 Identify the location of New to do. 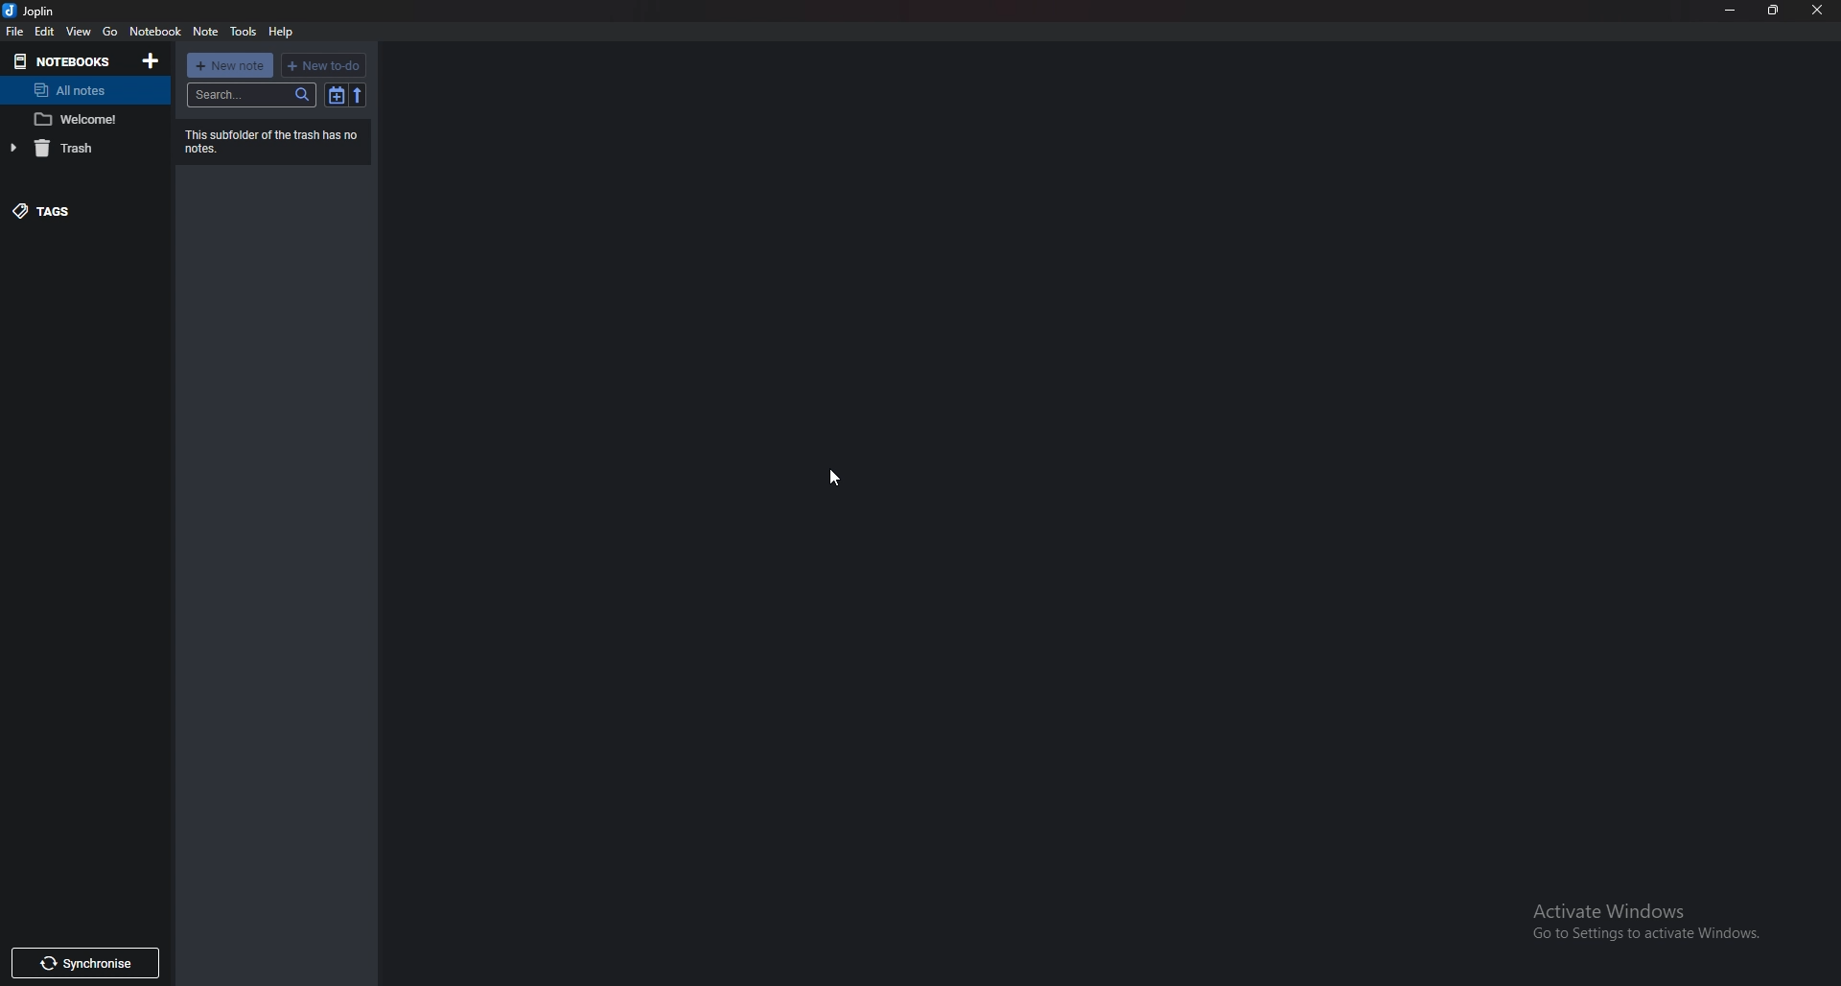
(324, 65).